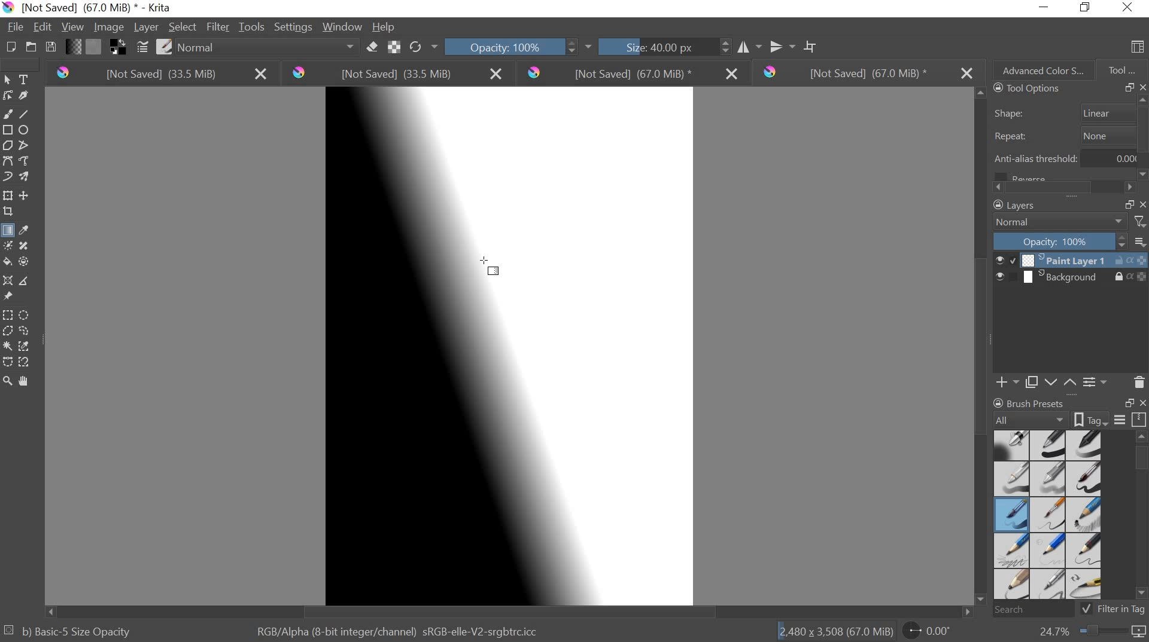 This screenshot has width=1149, height=642. What do you see at coordinates (7, 231) in the screenshot?
I see `gradient fill` at bounding box center [7, 231].